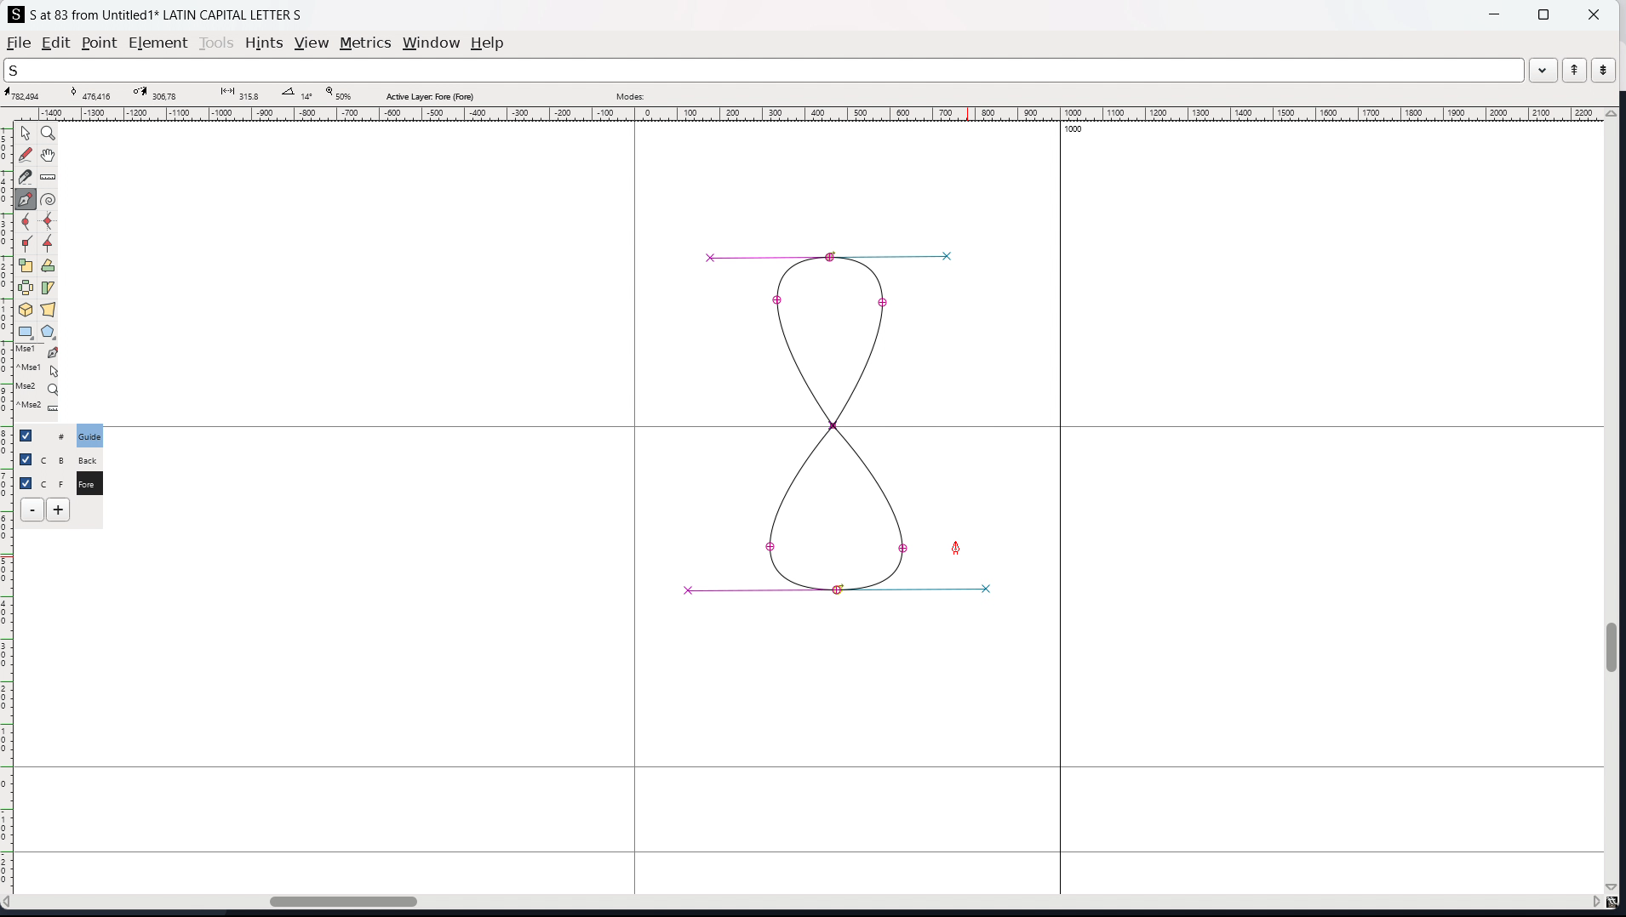  What do you see at coordinates (630, 94) in the screenshot?
I see `modes` at bounding box center [630, 94].